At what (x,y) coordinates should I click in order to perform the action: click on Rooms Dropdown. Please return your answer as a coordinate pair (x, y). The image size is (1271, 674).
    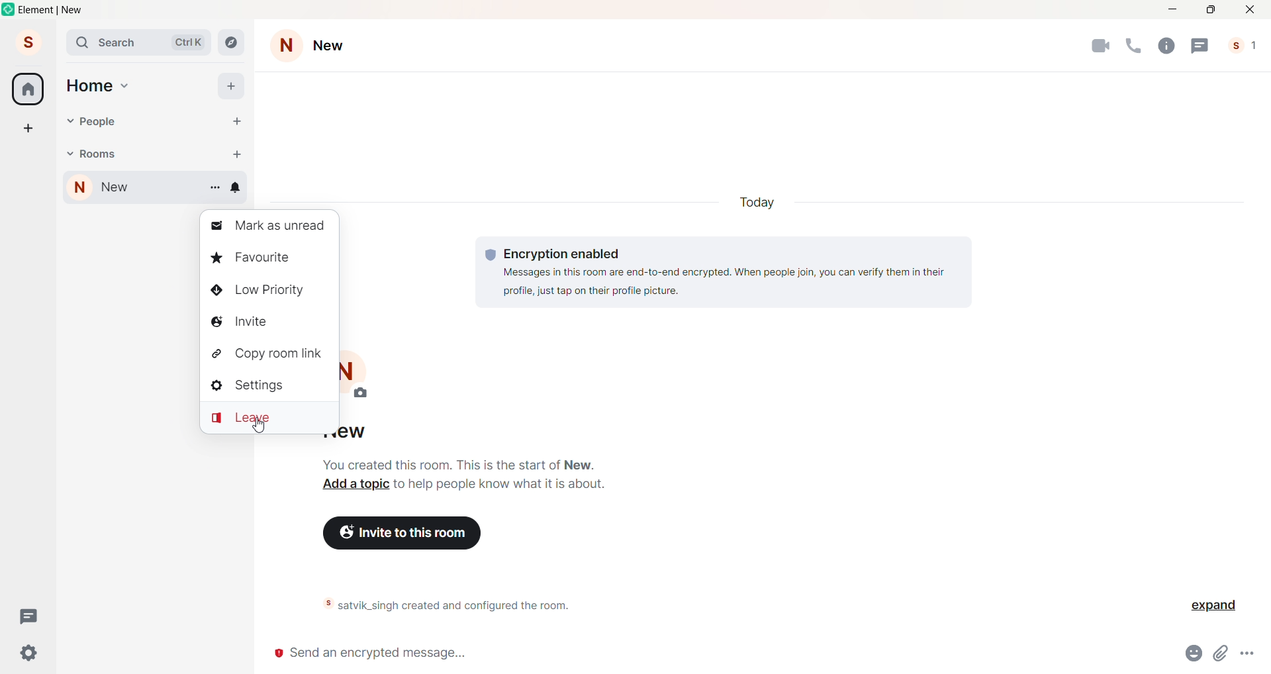
    Looking at the image, I should click on (69, 152).